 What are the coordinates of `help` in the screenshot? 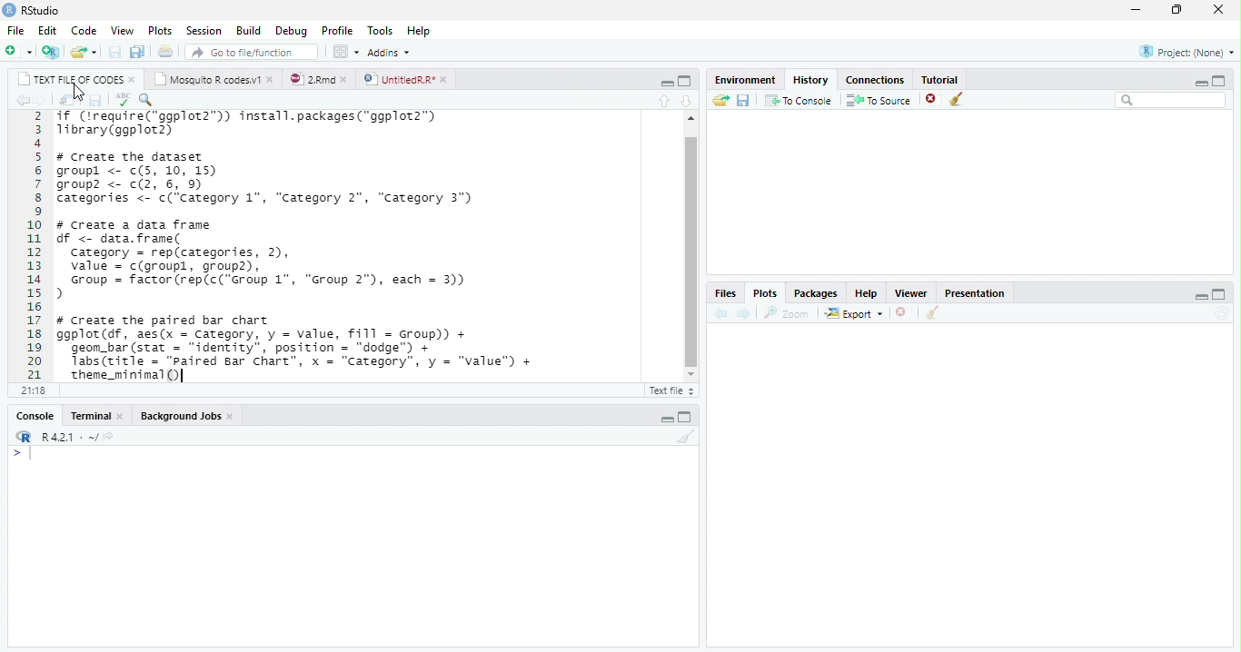 It's located at (428, 34).